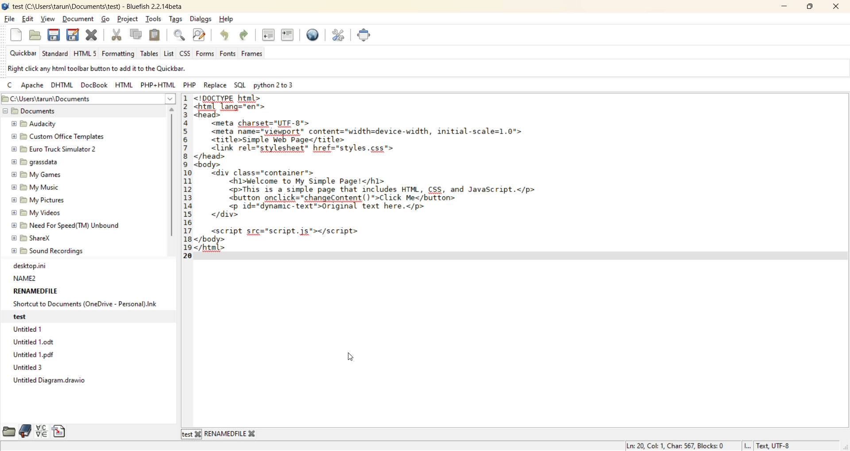  Describe the element at coordinates (278, 87) in the screenshot. I see `python 2 to 3` at that location.